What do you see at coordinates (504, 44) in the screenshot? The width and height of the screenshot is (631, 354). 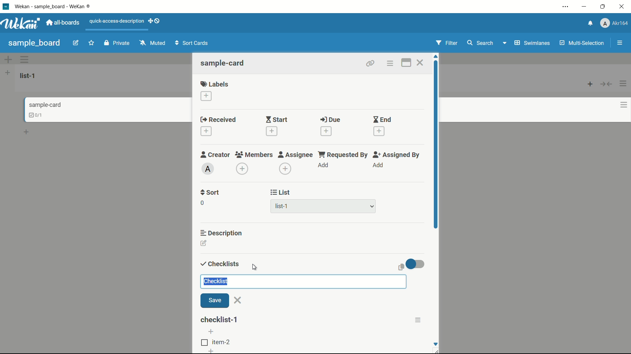 I see `dropdown` at bounding box center [504, 44].